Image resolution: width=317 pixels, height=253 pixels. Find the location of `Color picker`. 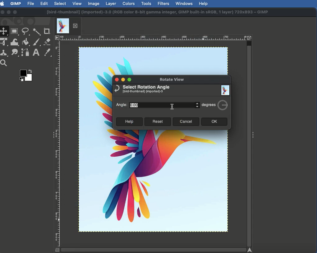

Color picker is located at coordinates (47, 53).